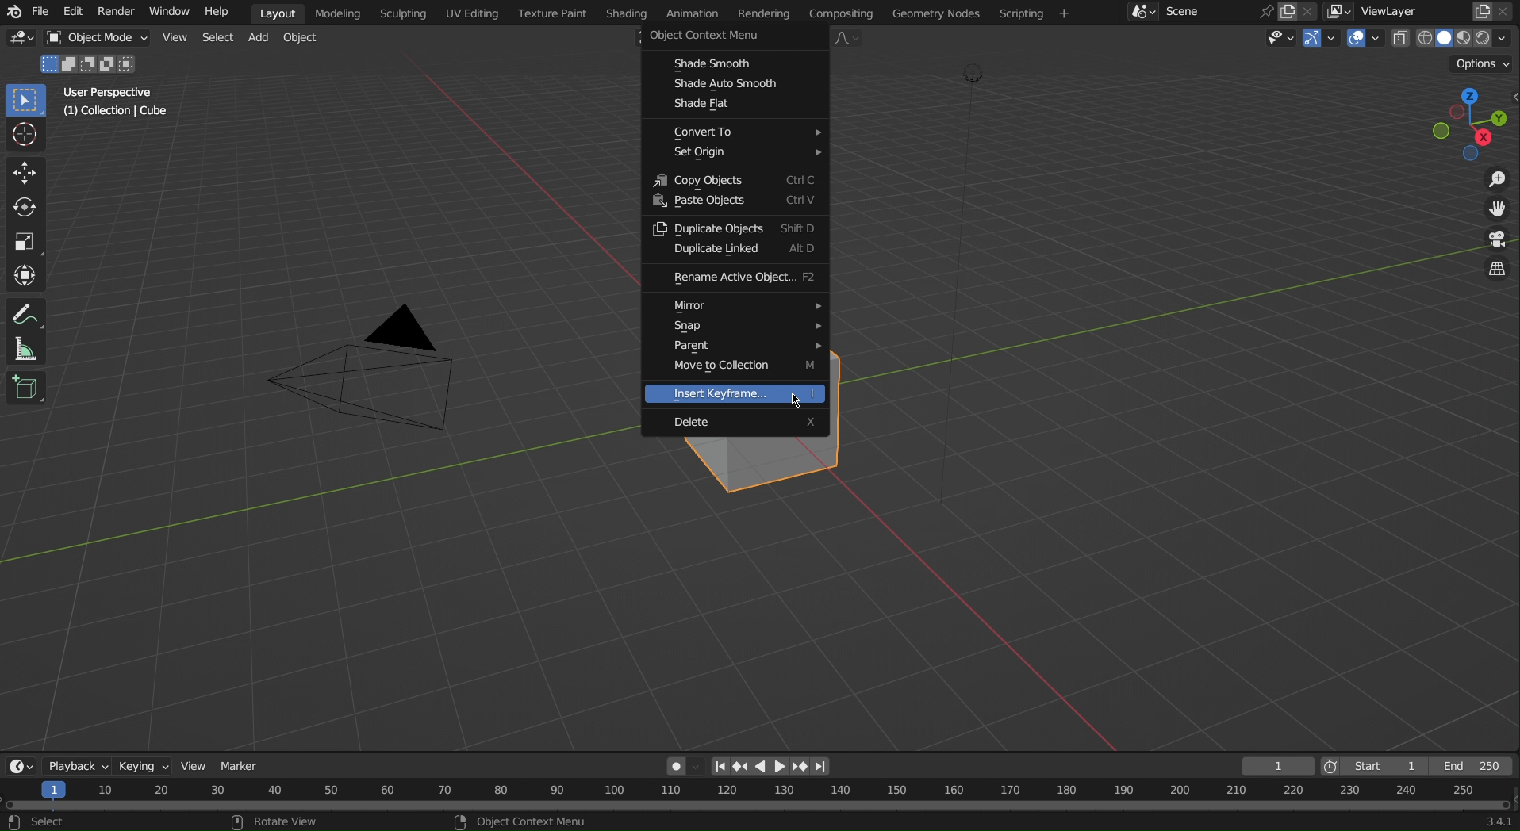 The height and width of the screenshot is (831, 1520). I want to click on Start, so click(1378, 765).